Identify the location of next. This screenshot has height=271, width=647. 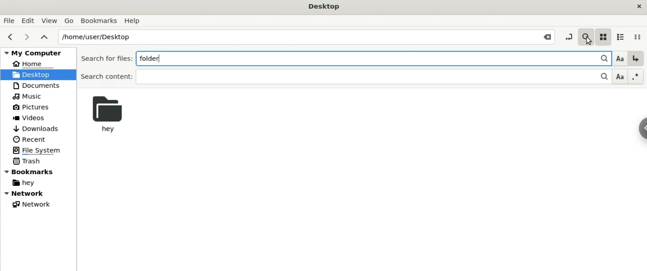
(26, 37).